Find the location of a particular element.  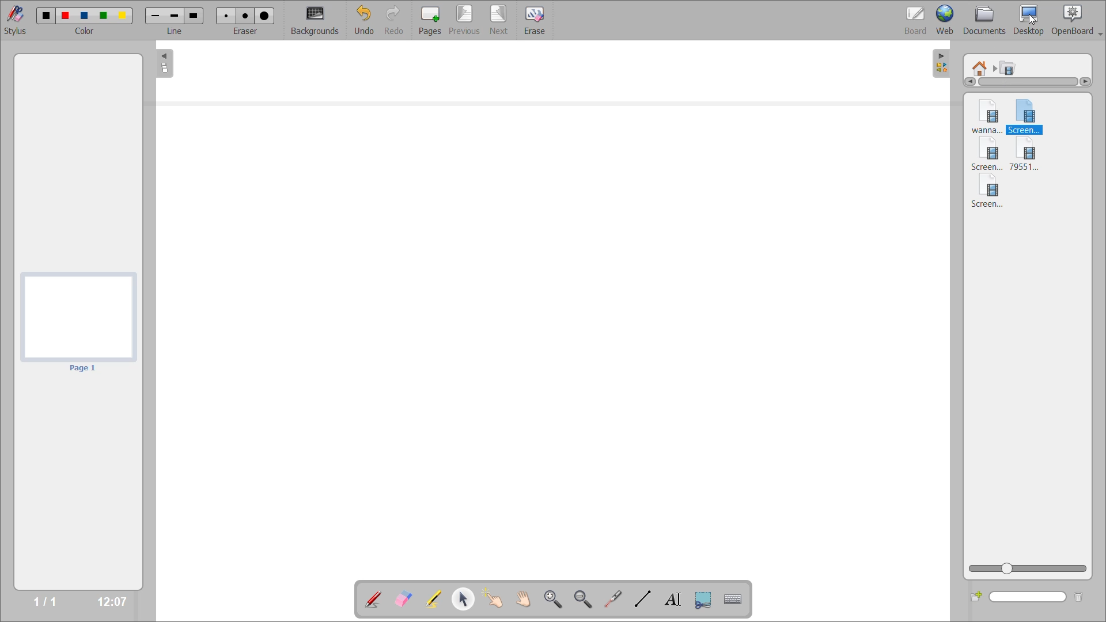

draw lines is located at coordinates (642, 600).